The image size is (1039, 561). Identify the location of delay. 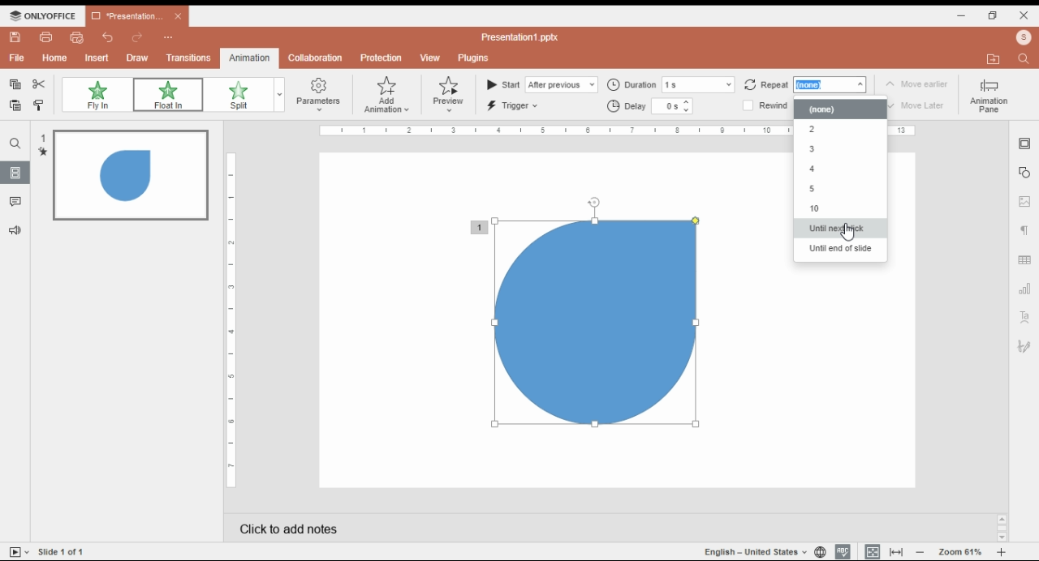
(650, 106).